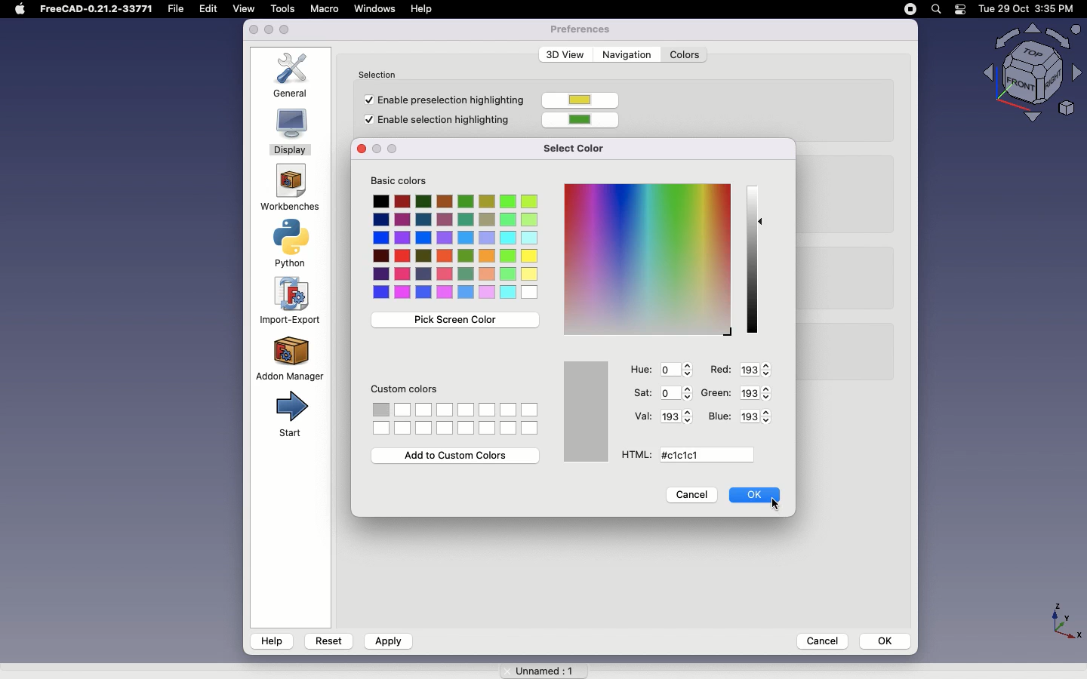 The height and width of the screenshot is (679, 1087). What do you see at coordinates (294, 244) in the screenshot?
I see `Python` at bounding box center [294, 244].